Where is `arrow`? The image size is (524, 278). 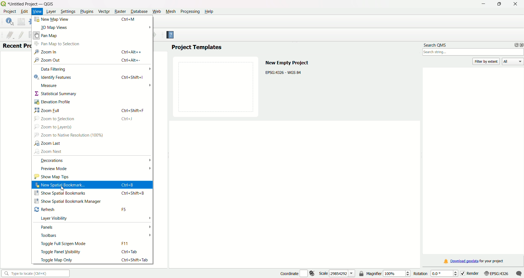
arrow is located at coordinates (149, 217).